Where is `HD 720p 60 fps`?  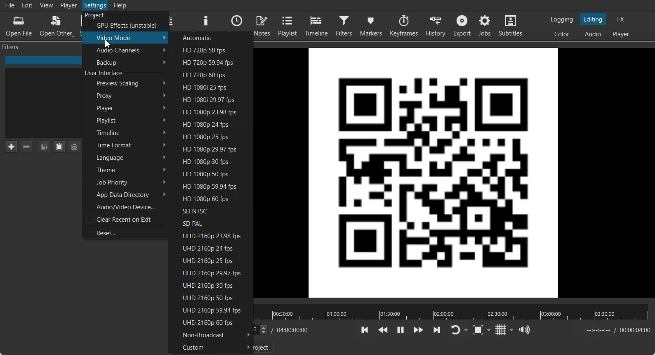 HD 720p 60 fps is located at coordinates (210, 75).